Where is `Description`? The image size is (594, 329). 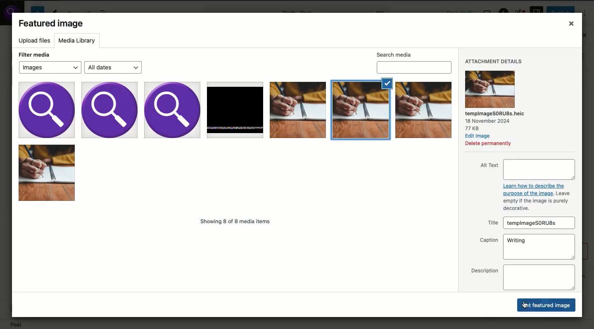
Description is located at coordinates (539, 278).